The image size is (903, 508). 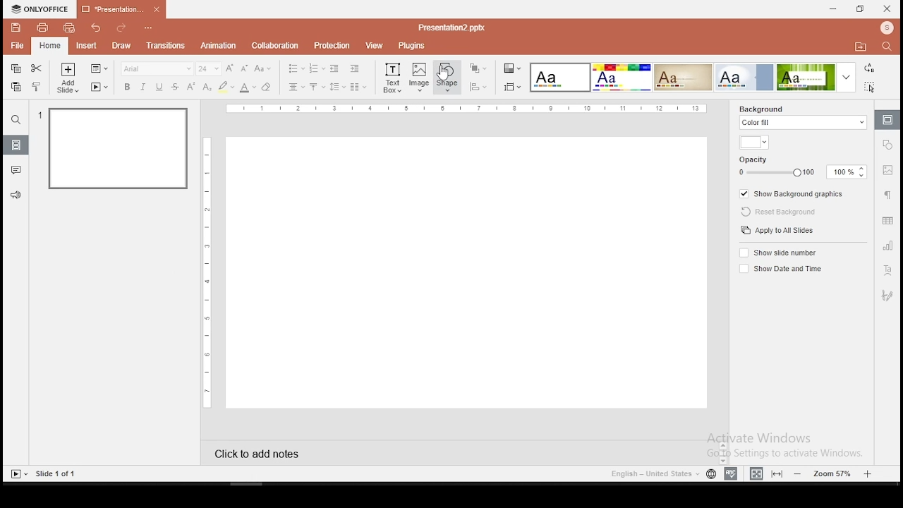 I want to click on slide settings, so click(x=886, y=120).